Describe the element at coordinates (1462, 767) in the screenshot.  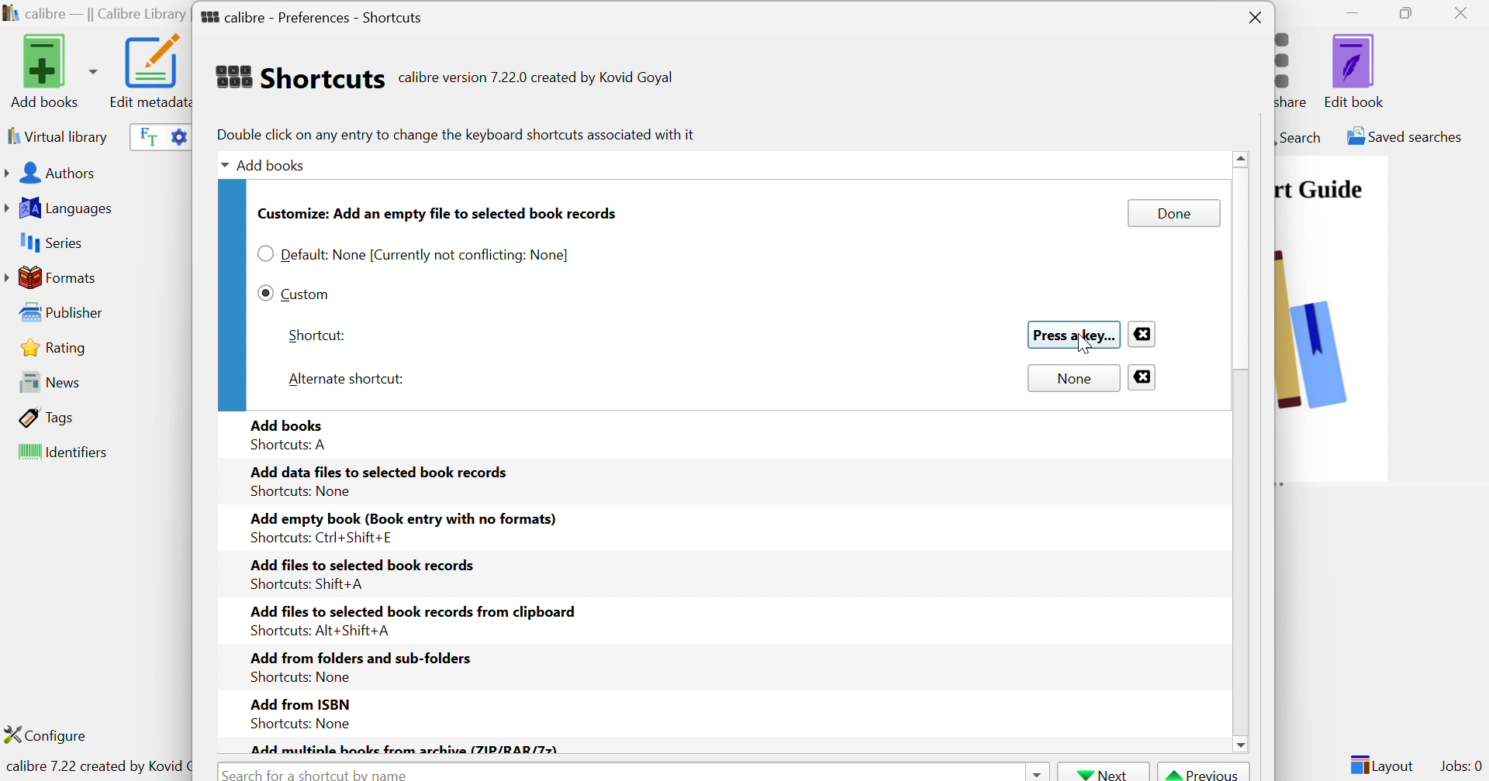
I see `Jobs: 0` at that location.